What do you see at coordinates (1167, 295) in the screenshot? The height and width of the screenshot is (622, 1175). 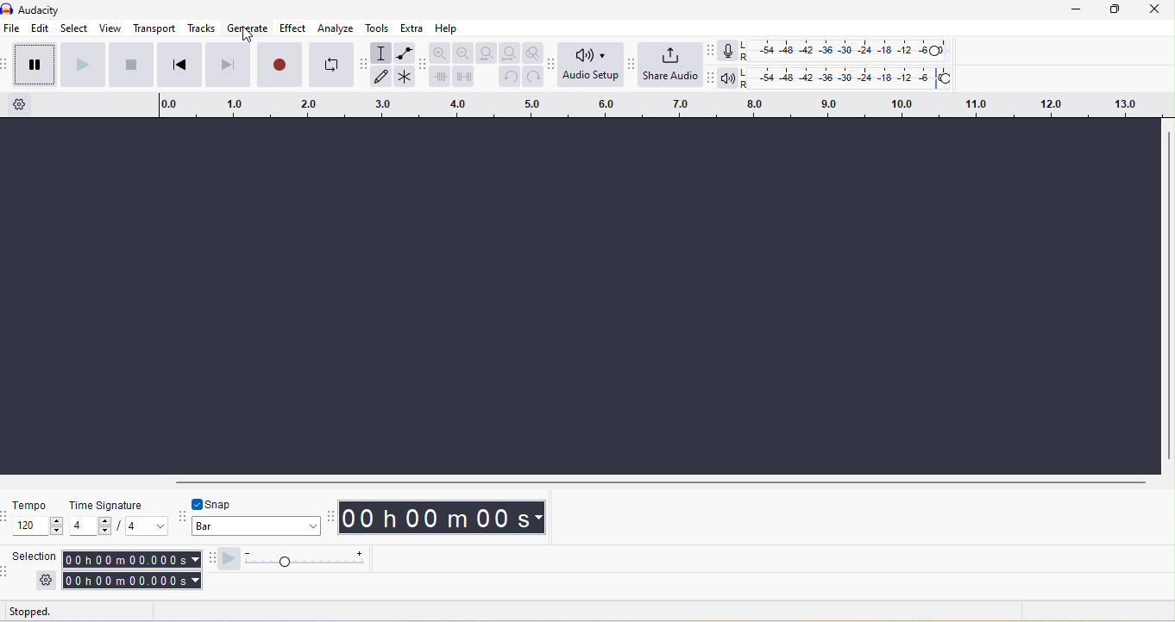 I see `vertical scroll bar` at bounding box center [1167, 295].